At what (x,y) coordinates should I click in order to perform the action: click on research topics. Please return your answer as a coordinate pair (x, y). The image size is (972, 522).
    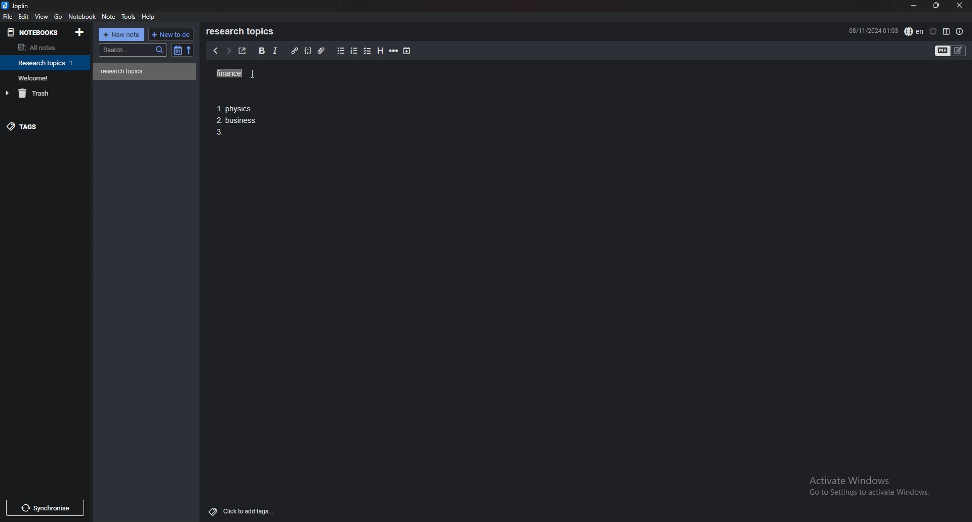
    Looking at the image, I should click on (242, 31).